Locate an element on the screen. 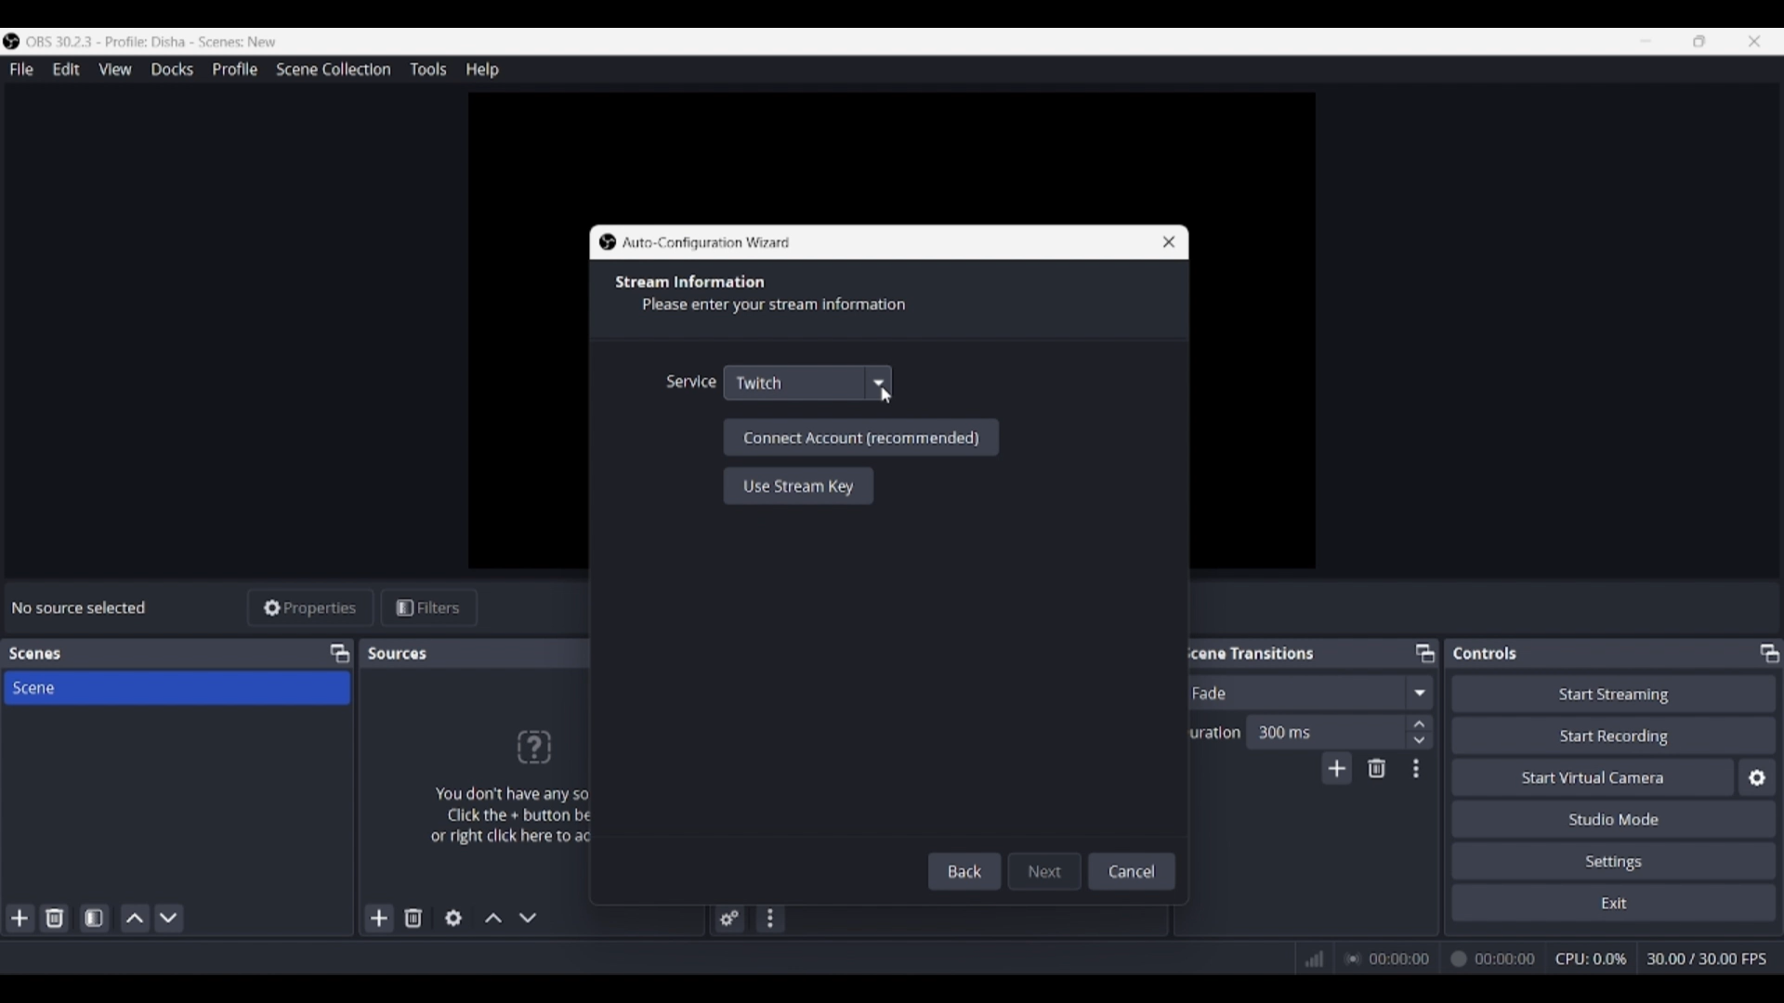 Image resolution: width=1784 pixels, height=1003 pixels. Float Scene transitions panel is located at coordinates (1425, 653).